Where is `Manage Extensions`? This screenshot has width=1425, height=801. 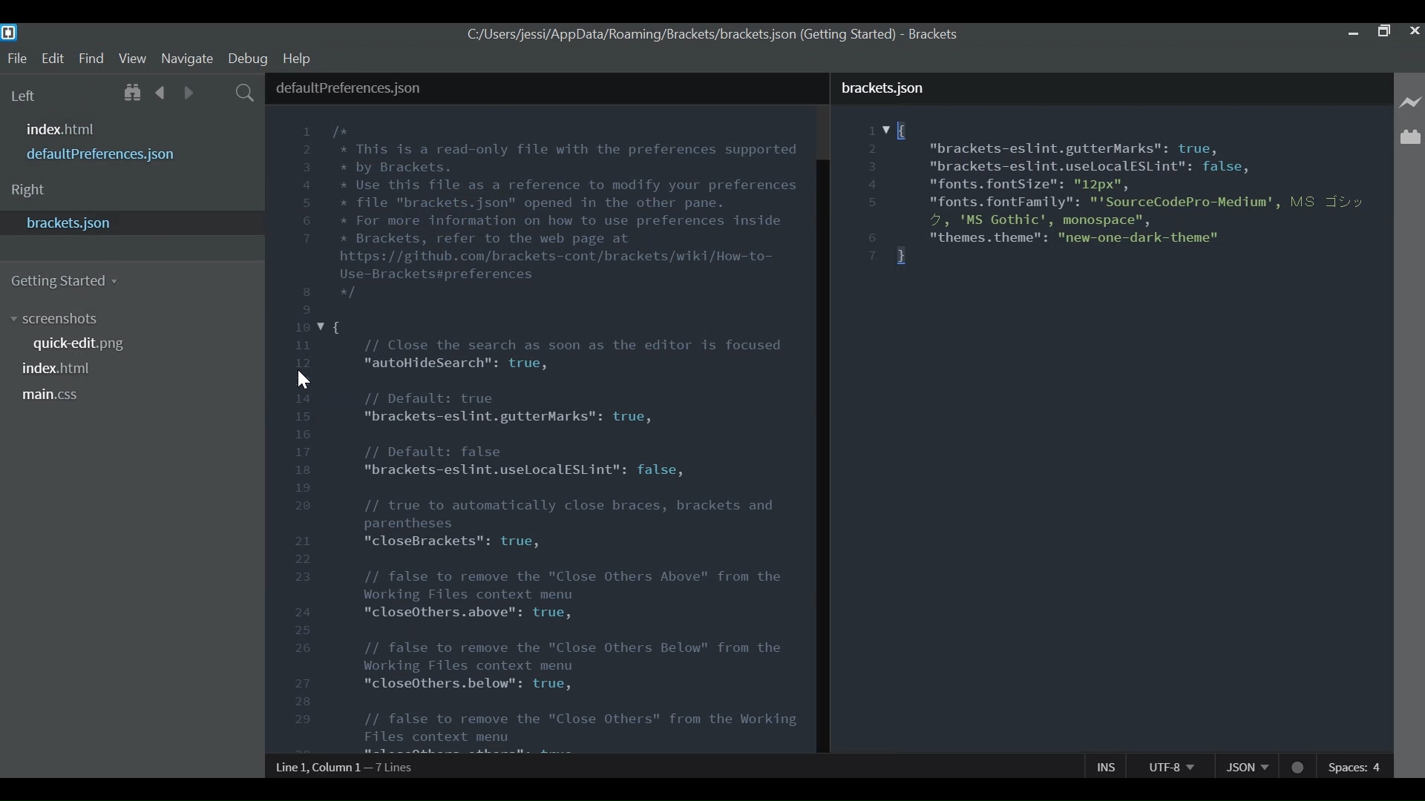
Manage Extensions is located at coordinates (1410, 136).